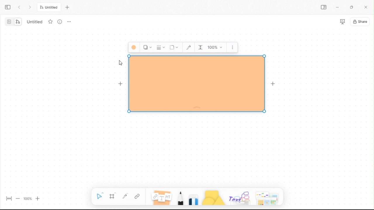  What do you see at coordinates (120, 84) in the screenshot?
I see `Add` at bounding box center [120, 84].